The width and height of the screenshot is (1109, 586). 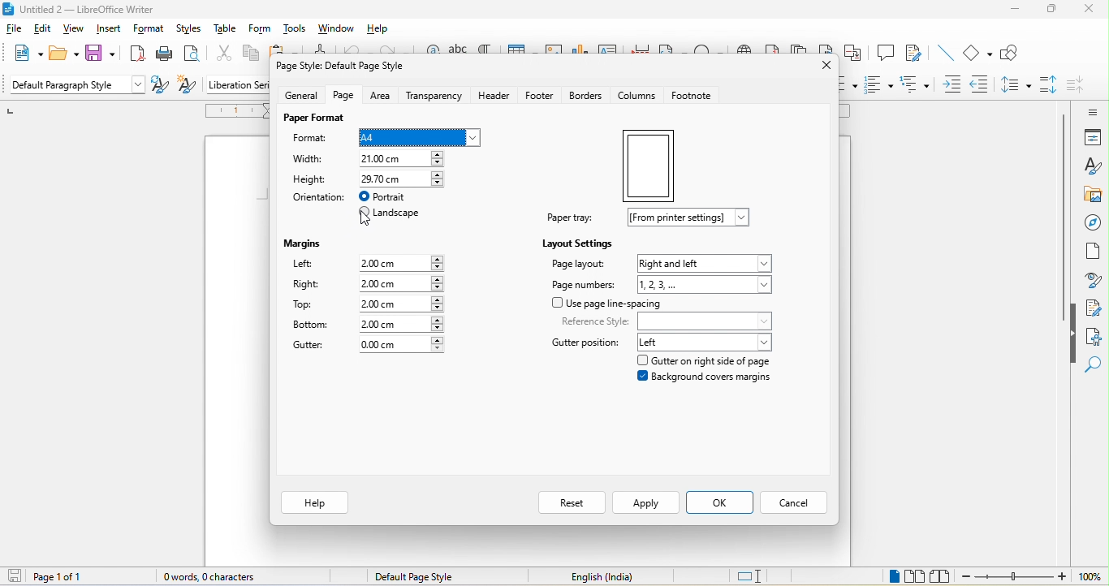 I want to click on outline format, so click(x=919, y=84).